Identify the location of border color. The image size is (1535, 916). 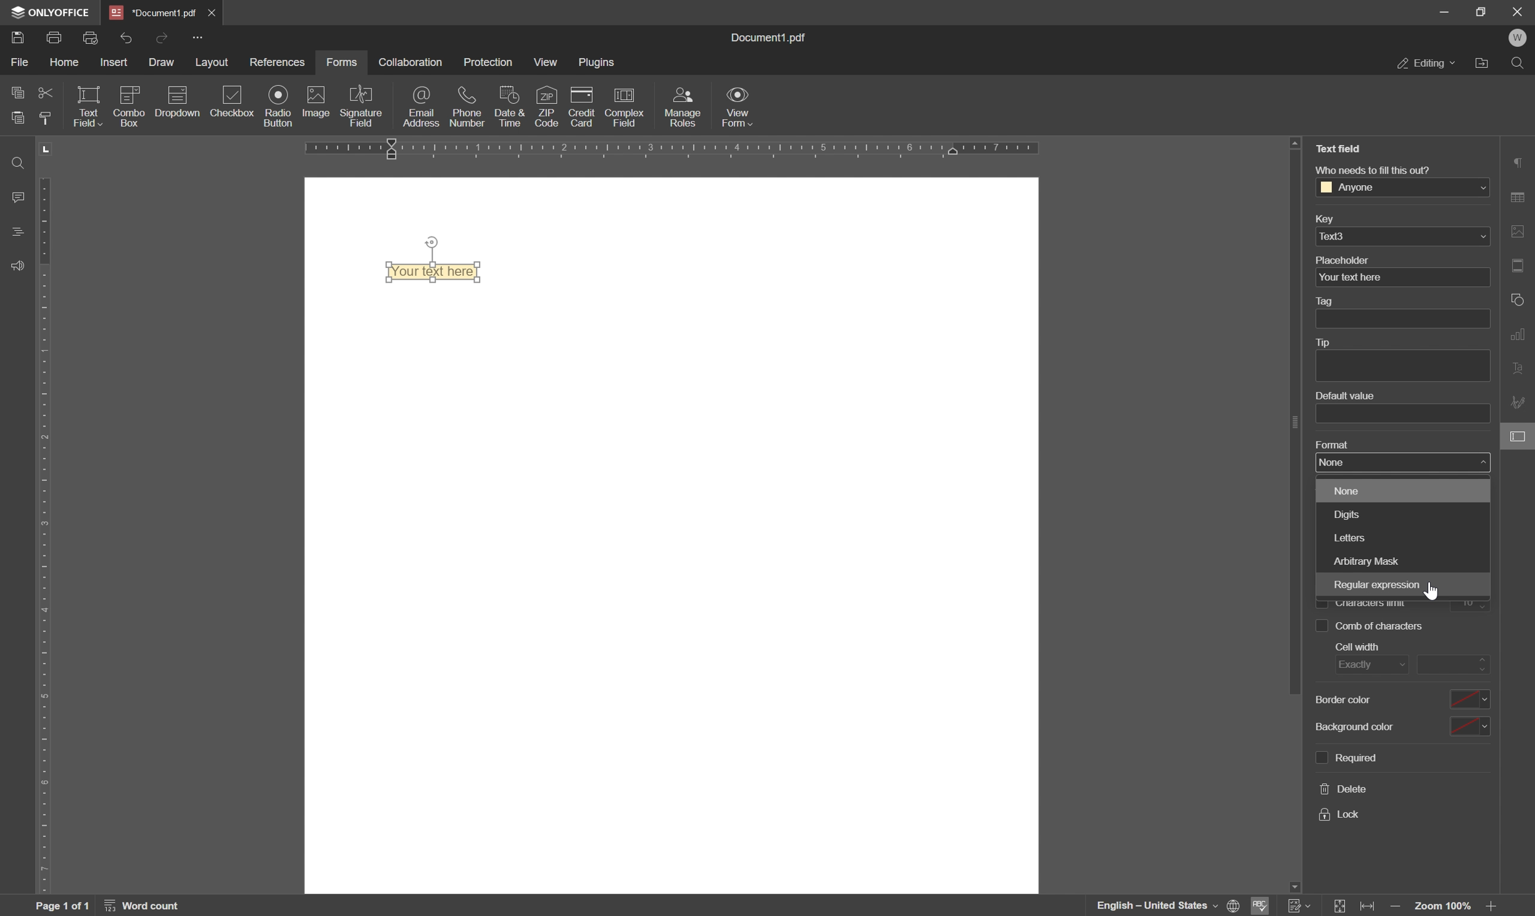
(1345, 699).